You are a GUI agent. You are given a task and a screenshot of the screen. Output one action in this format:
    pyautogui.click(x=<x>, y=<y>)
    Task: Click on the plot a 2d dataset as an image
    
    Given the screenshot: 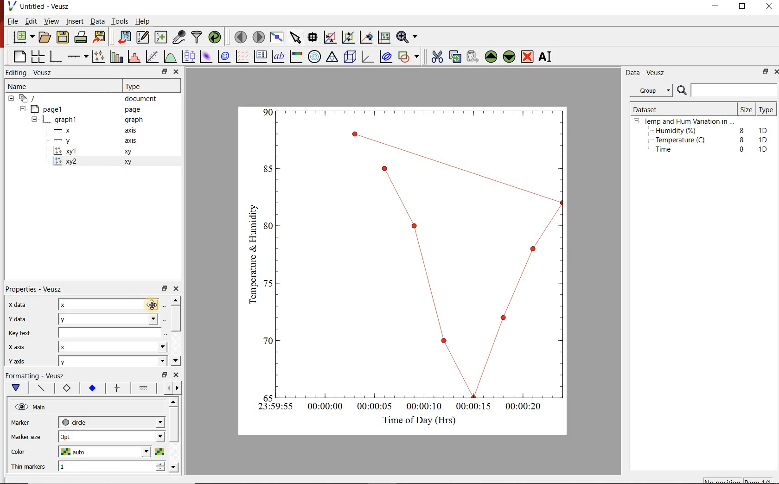 What is the action you would take?
    pyautogui.click(x=206, y=57)
    